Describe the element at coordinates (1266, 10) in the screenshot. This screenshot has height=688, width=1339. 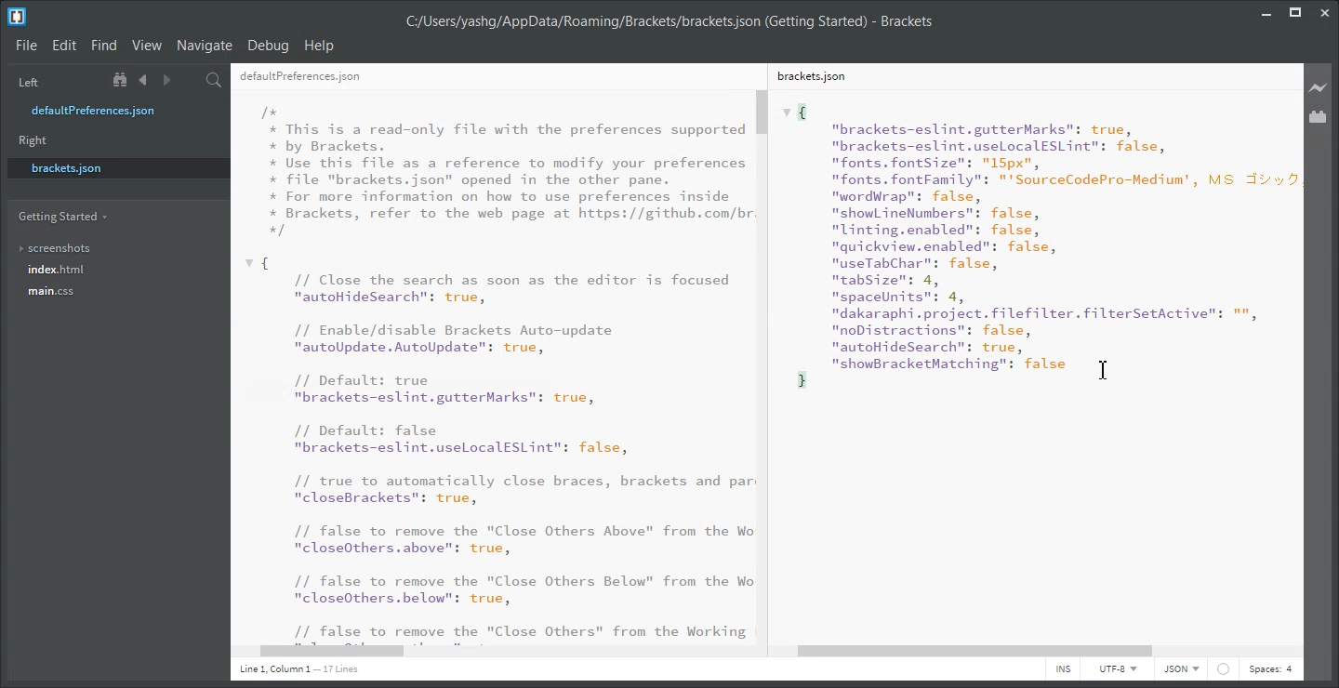
I see `Minimize` at that location.